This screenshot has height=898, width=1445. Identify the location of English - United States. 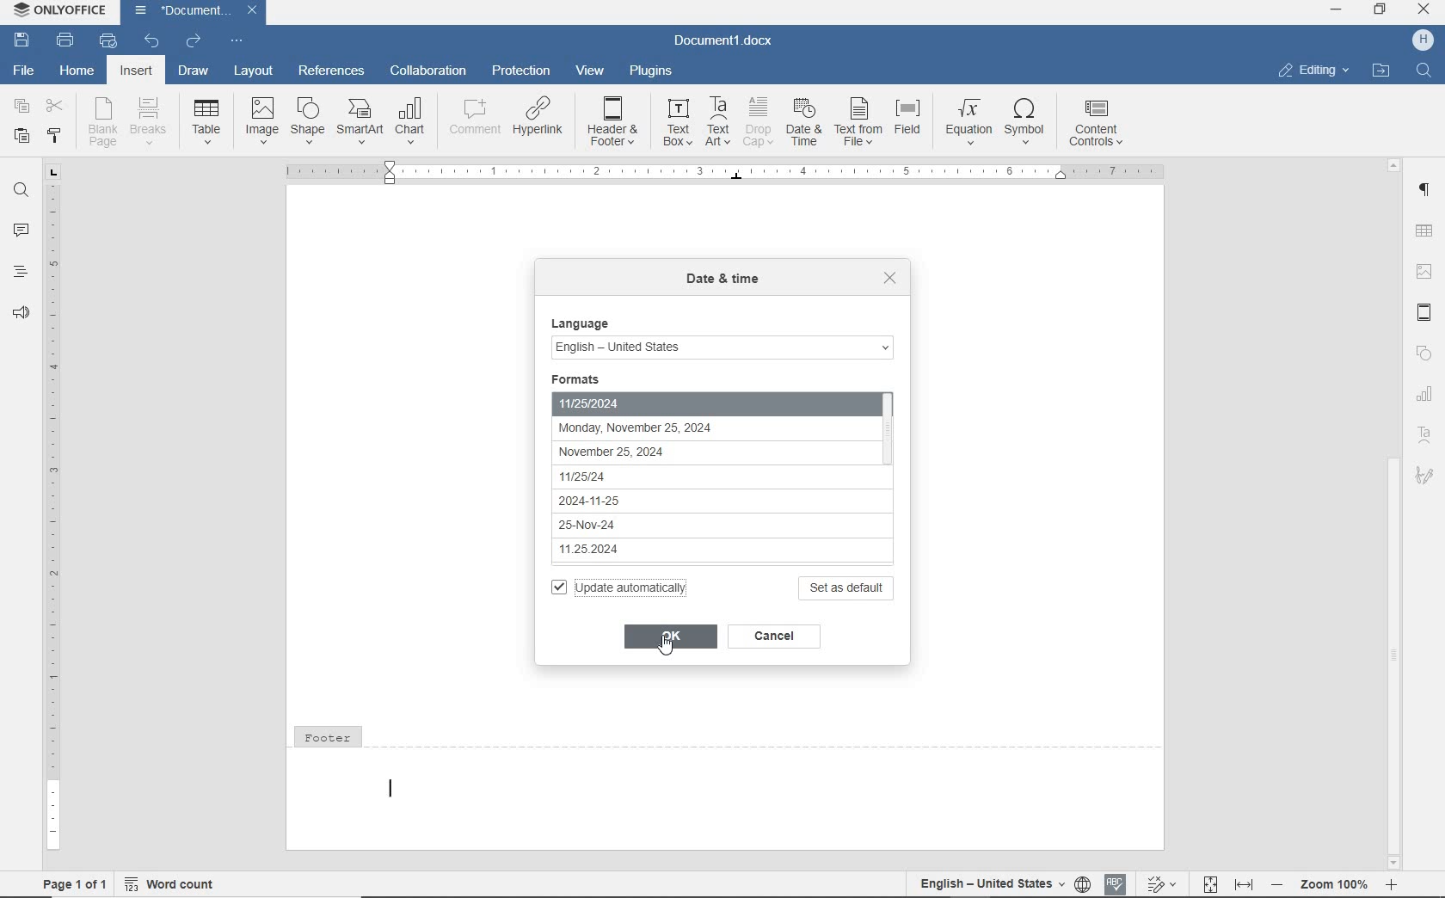
(986, 881).